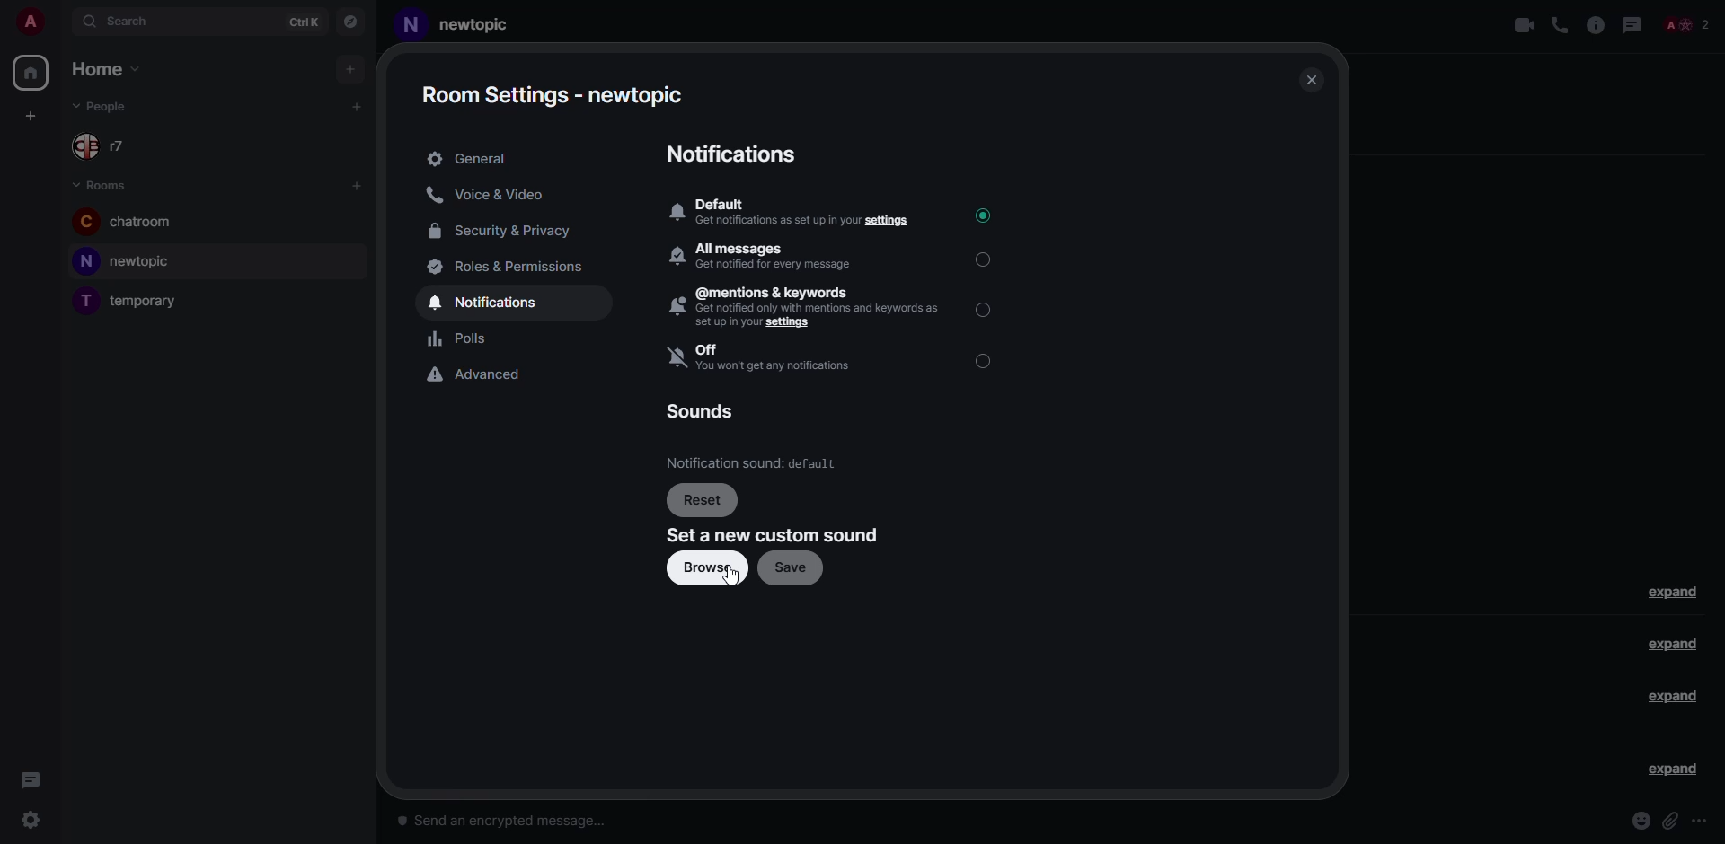 The height and width of the screenshot is (844, 1725). I want to click on browse, so click(705, 567).